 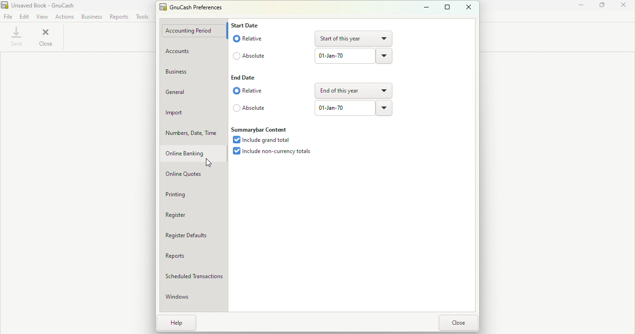 I want to click on close, so click(x=457, y=323).